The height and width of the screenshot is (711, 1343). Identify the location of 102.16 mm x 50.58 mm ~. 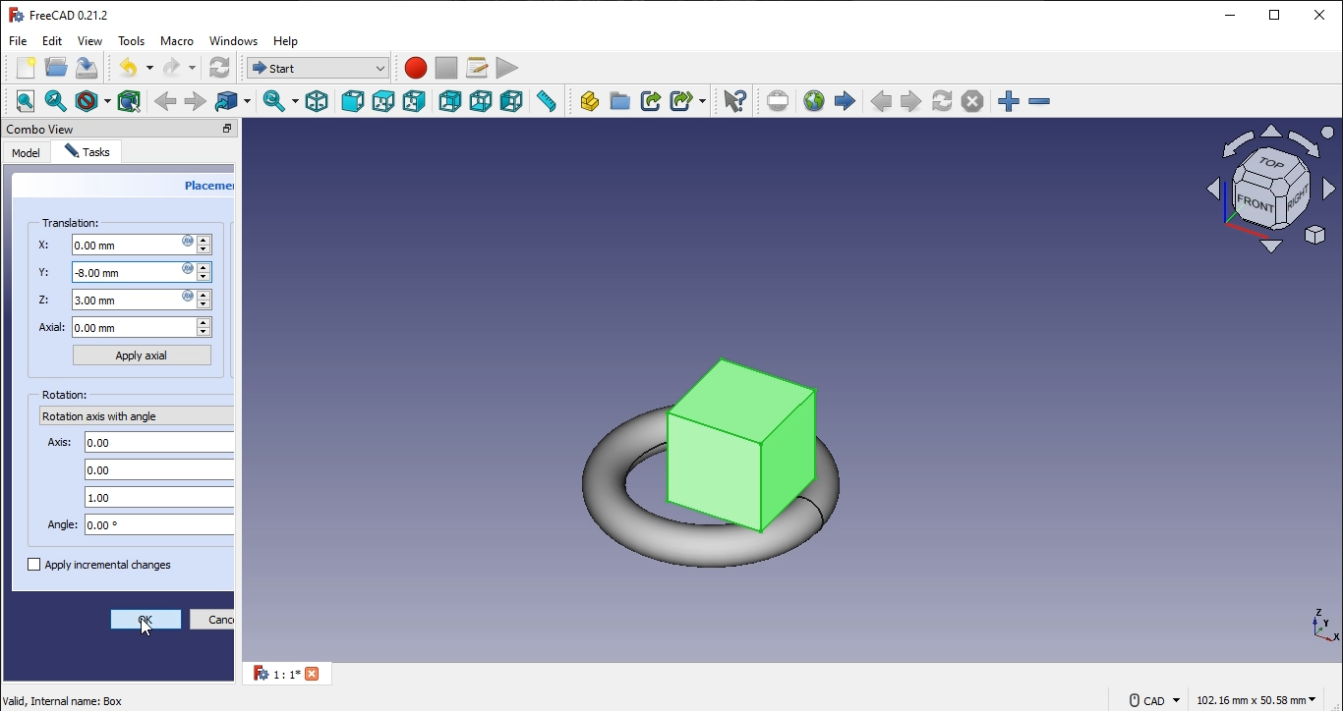
(1255, 699).